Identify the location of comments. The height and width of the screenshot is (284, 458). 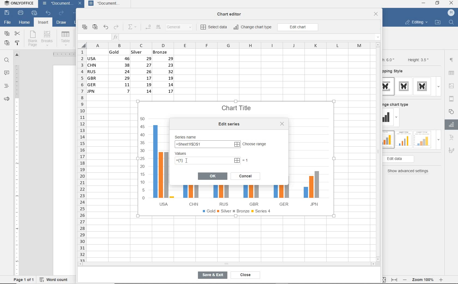
(7, 73).